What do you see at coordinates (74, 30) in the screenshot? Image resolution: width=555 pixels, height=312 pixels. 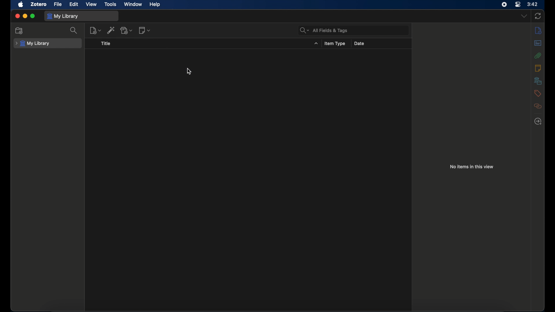 I see `search` at bounding box center [74, 30].